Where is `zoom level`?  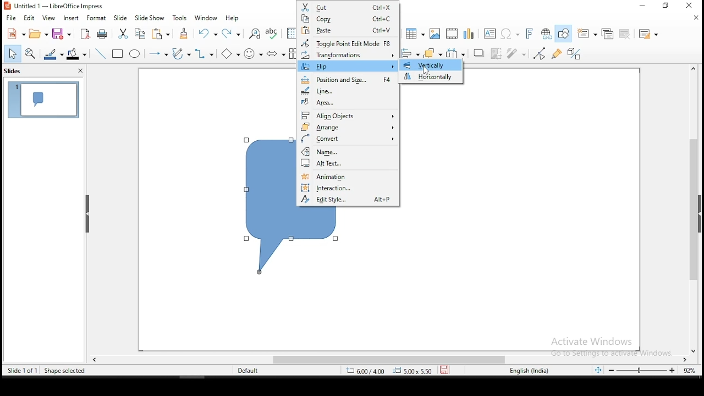
zoom level is located at coordinates (688, 370).